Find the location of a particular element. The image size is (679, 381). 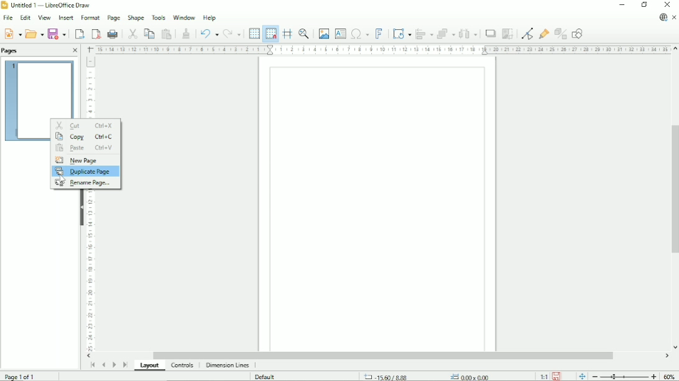

Scroll to first page is located at coordinates (92, 365).